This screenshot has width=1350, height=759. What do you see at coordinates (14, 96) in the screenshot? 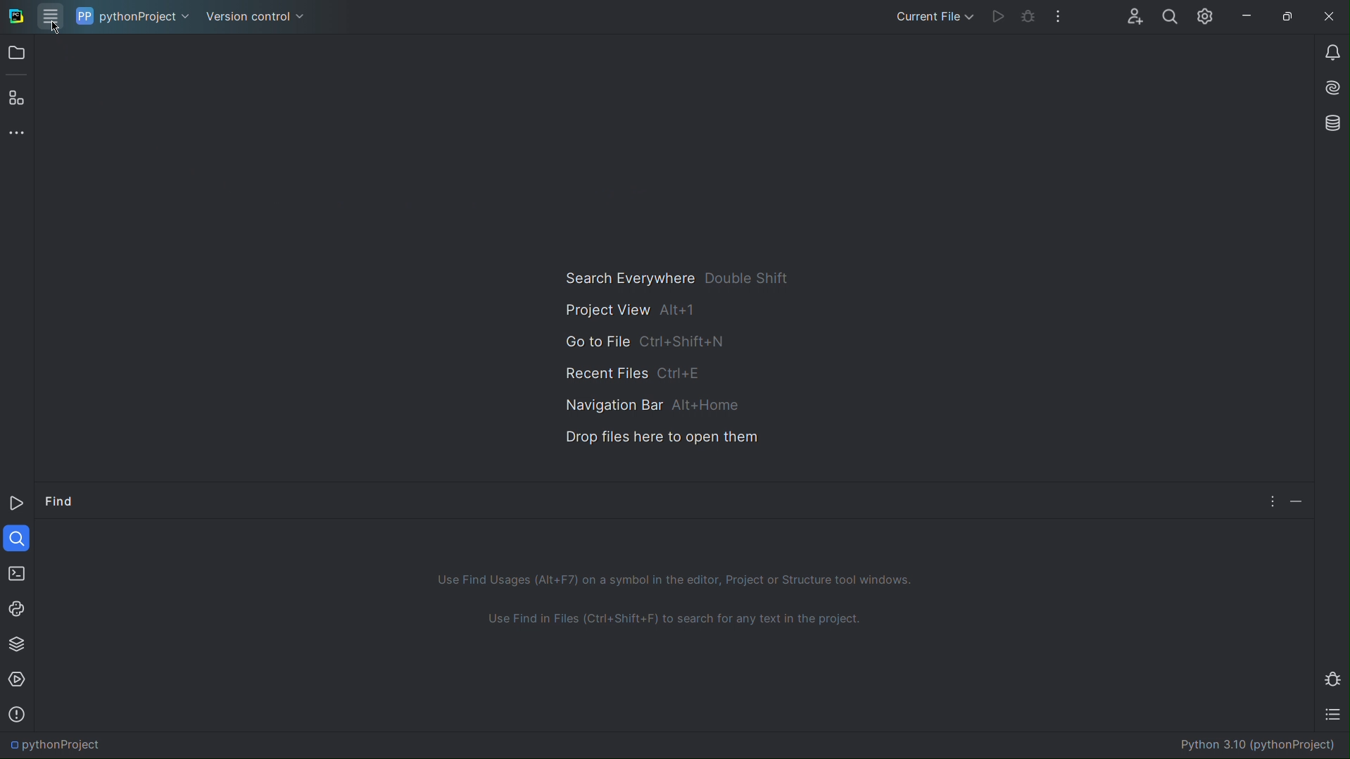
I see `Structure` at bounding box center [14, 96].